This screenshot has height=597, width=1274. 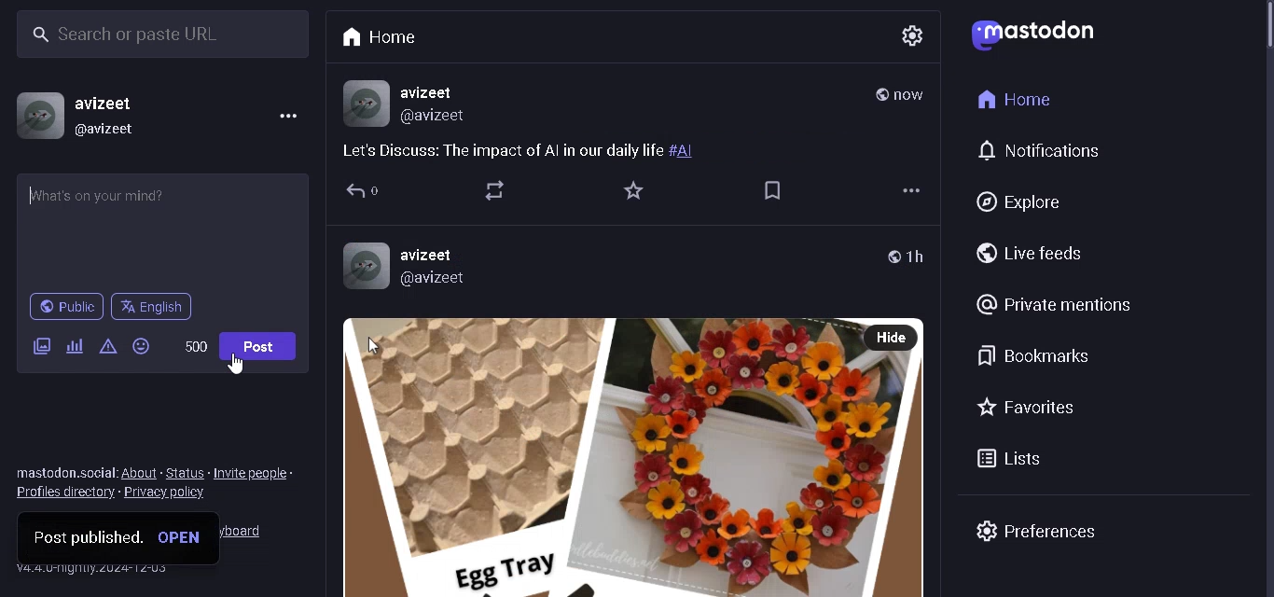 What do you see at coordinates (441, 280) in the screenshot?
I see `@username` at bounding box center [441, 280].